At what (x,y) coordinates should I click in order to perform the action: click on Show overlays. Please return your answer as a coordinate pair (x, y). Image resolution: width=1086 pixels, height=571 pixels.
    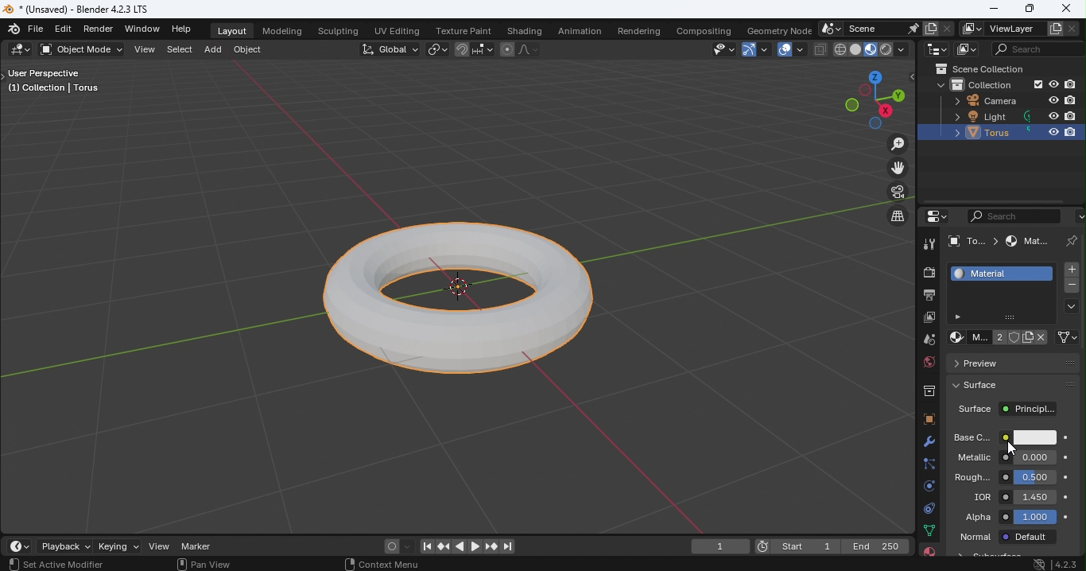
    Looking at the image, I should click on (792, 49).